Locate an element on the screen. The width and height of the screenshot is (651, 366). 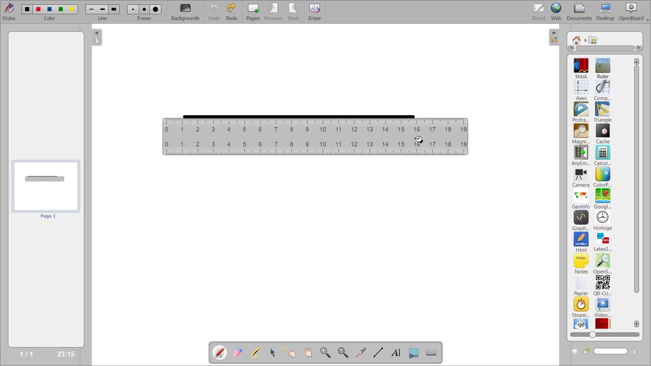
root is located at coordinates (577, 40).